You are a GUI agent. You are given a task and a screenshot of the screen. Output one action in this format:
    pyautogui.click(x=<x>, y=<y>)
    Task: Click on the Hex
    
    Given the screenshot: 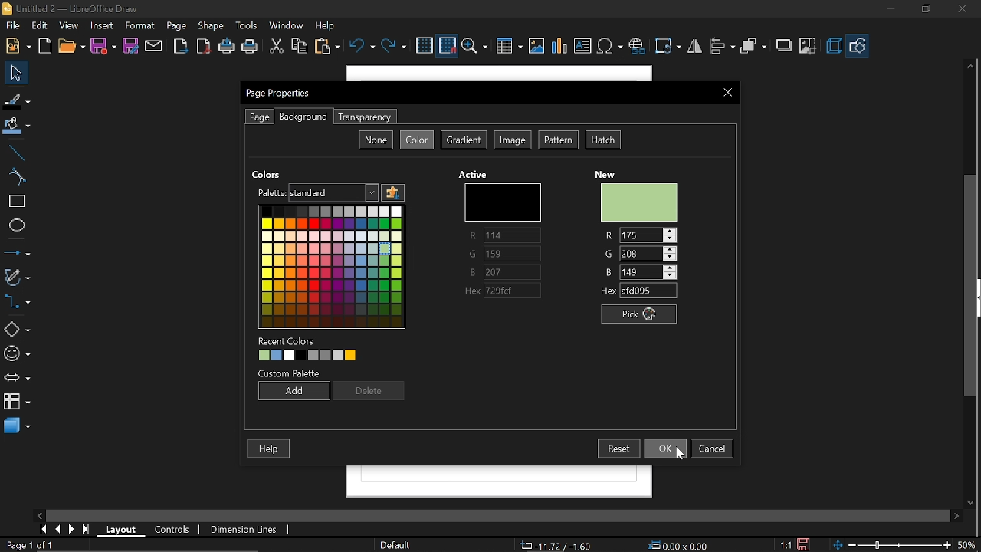 What is the action you would take?
    pyautogui.click(x=506, y=291)
    